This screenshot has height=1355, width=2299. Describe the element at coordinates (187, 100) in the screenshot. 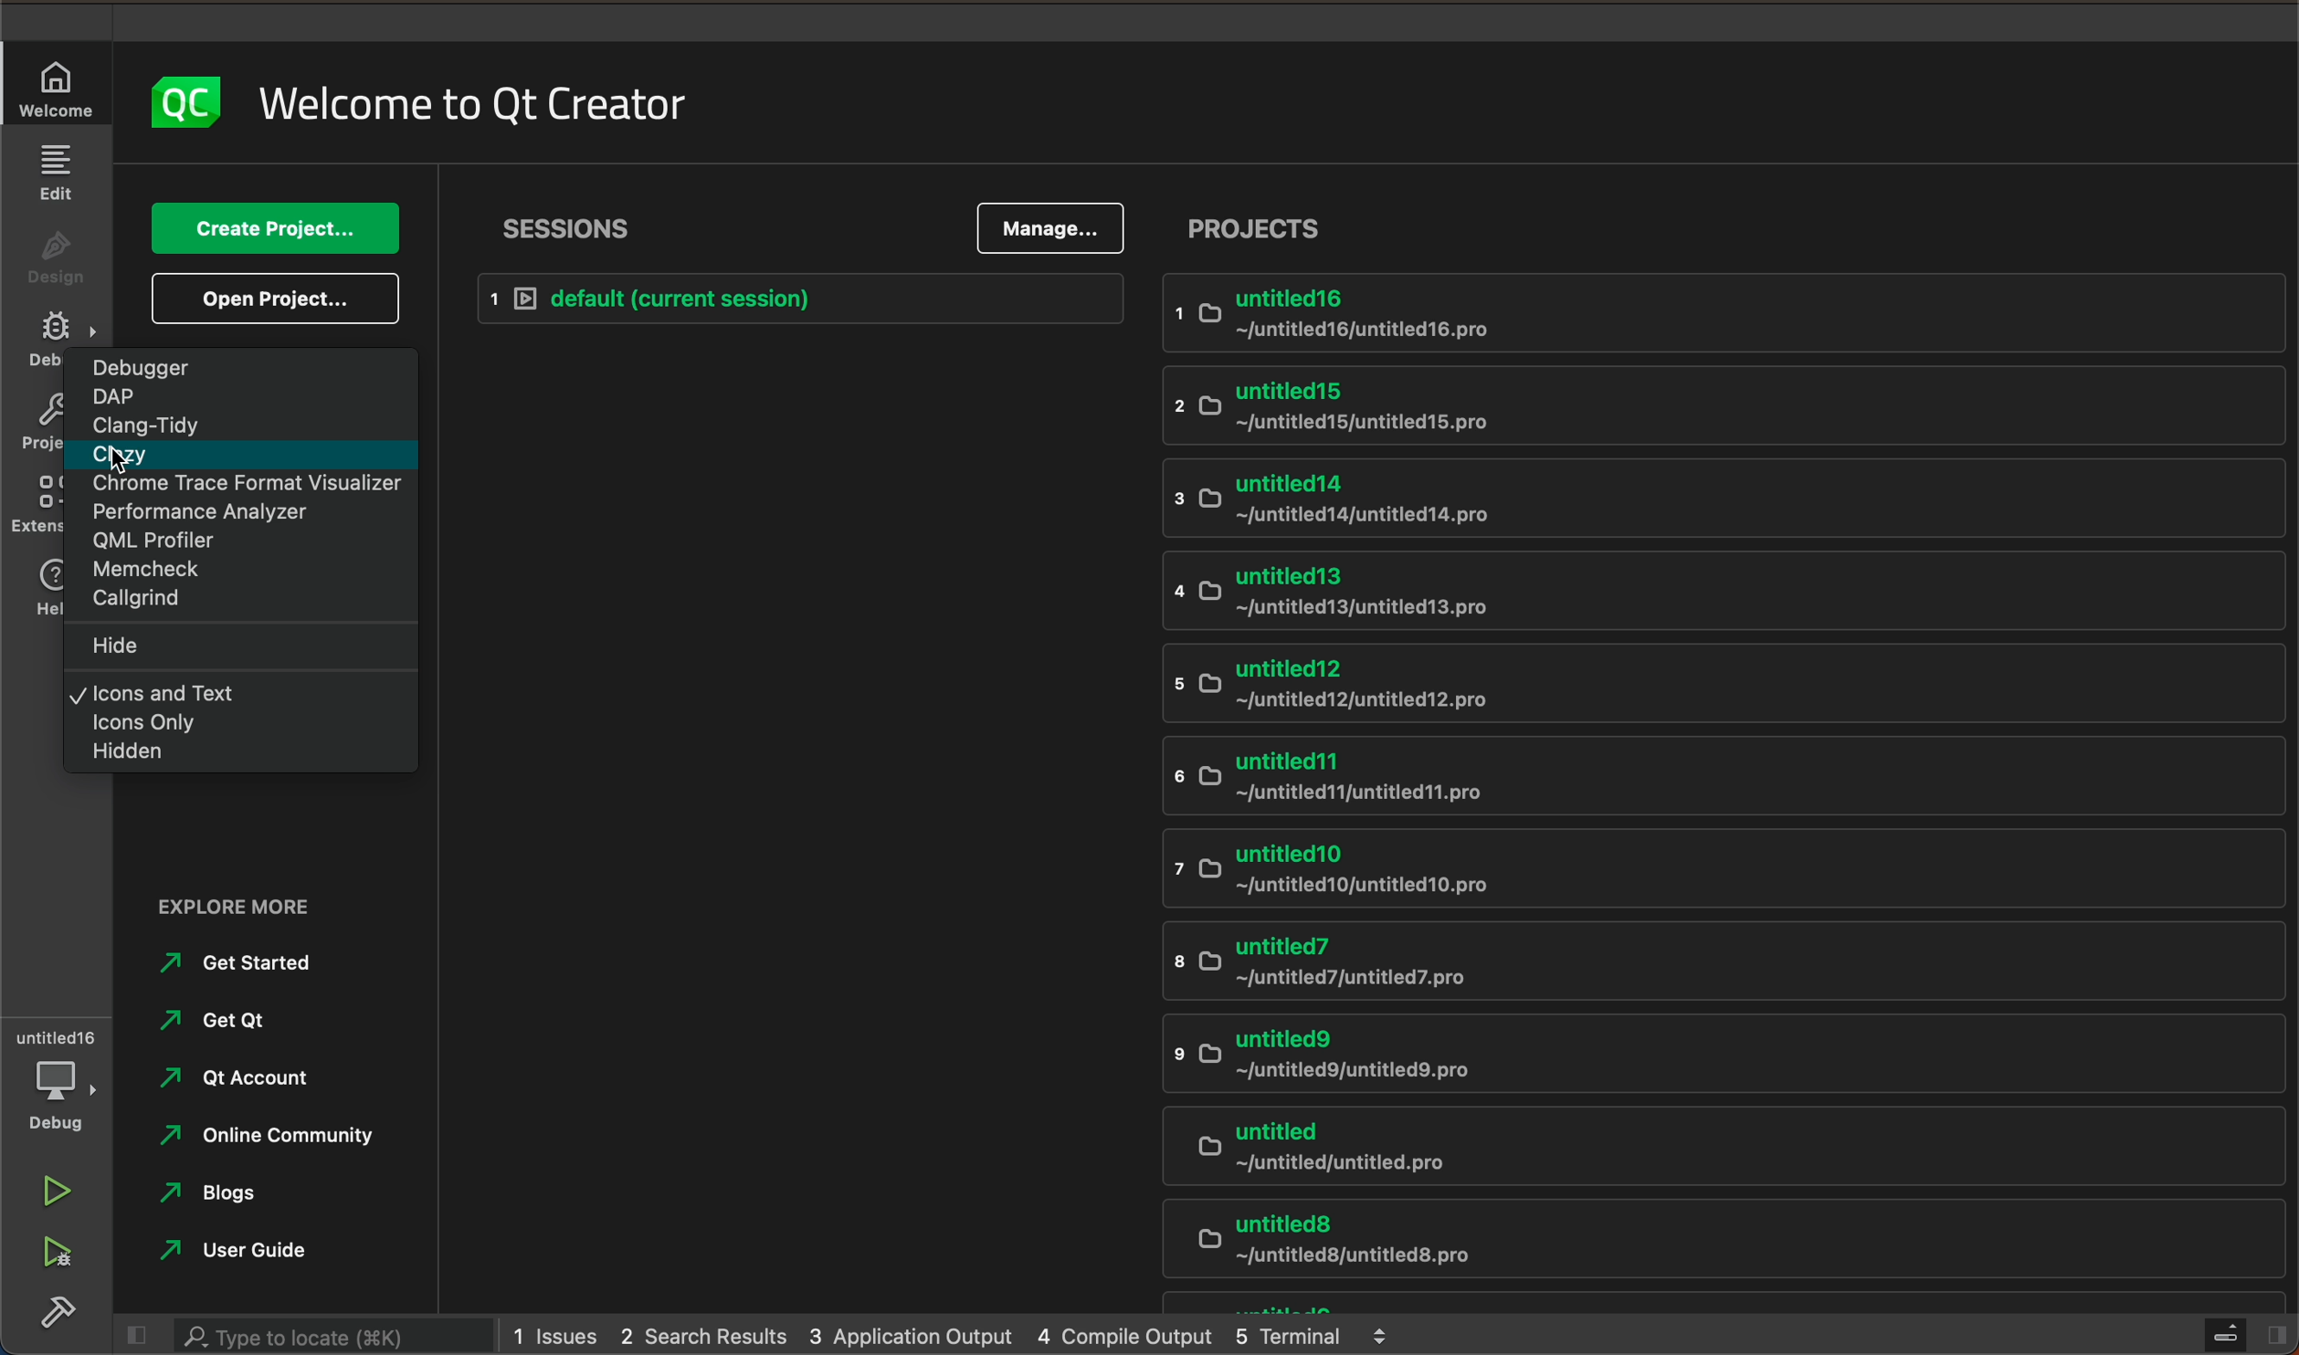

I see `logo` at that location.